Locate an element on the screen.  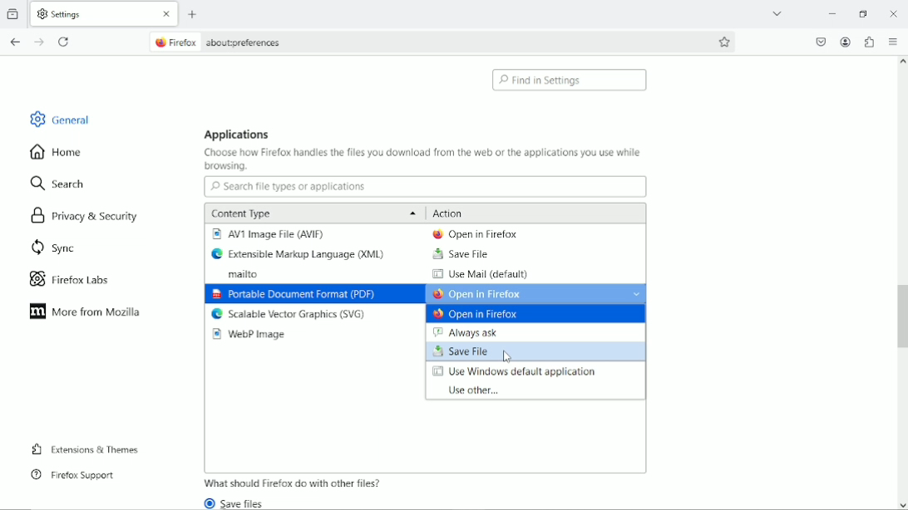
save to pocket is located at coordinates (820, 42).